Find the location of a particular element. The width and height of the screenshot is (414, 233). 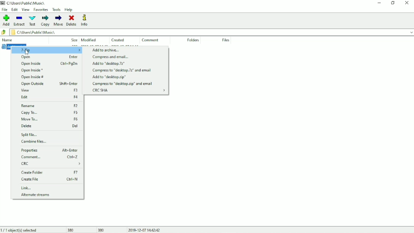

Add to archive is located at coordinates (106, 51).